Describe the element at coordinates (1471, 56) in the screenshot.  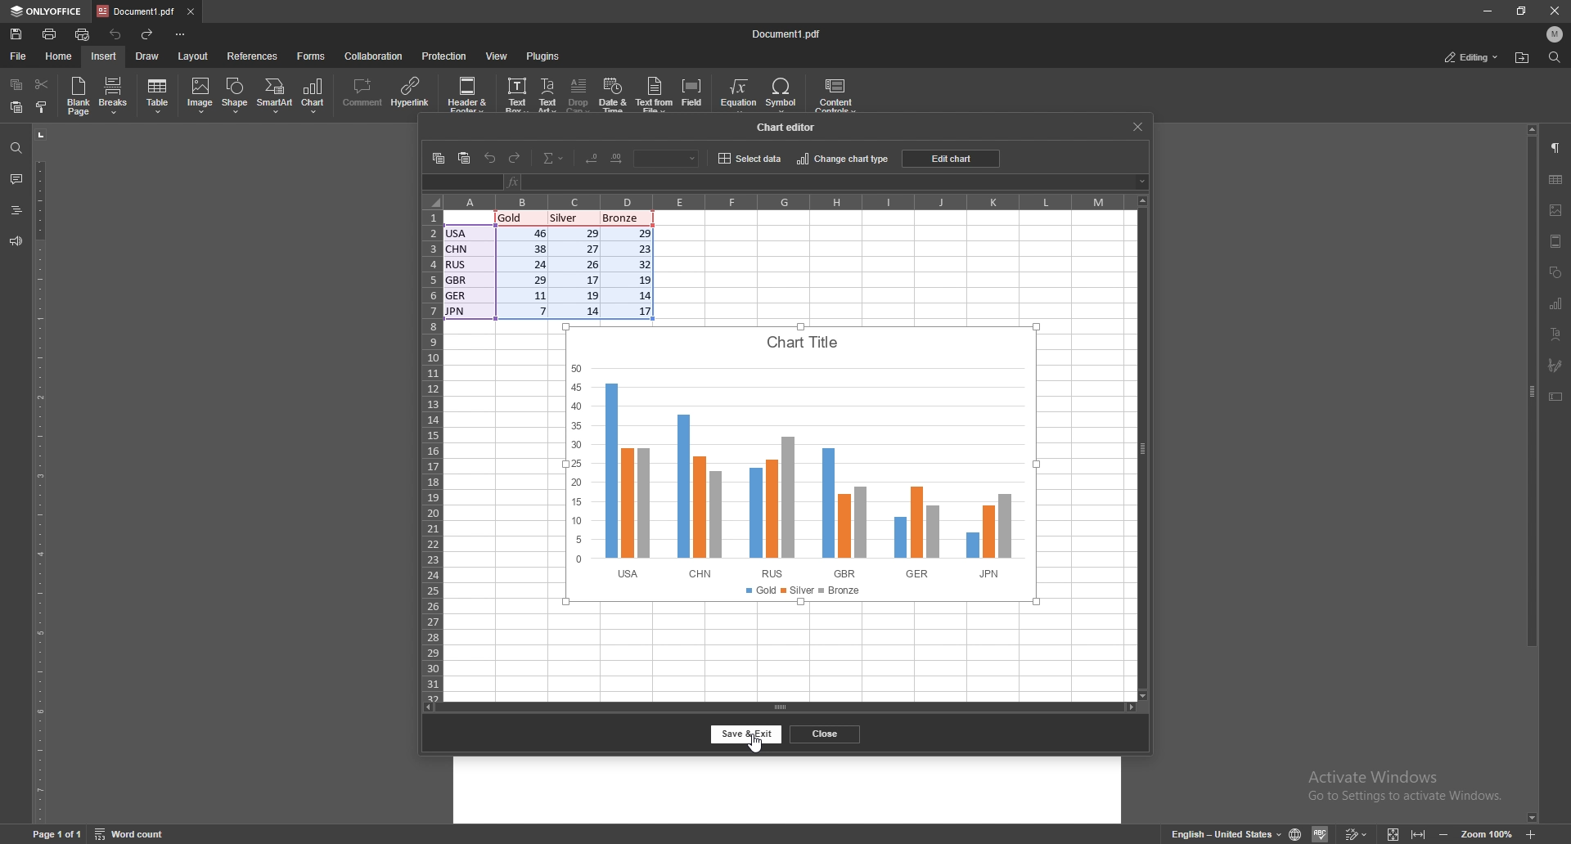
I see `status` at that location.